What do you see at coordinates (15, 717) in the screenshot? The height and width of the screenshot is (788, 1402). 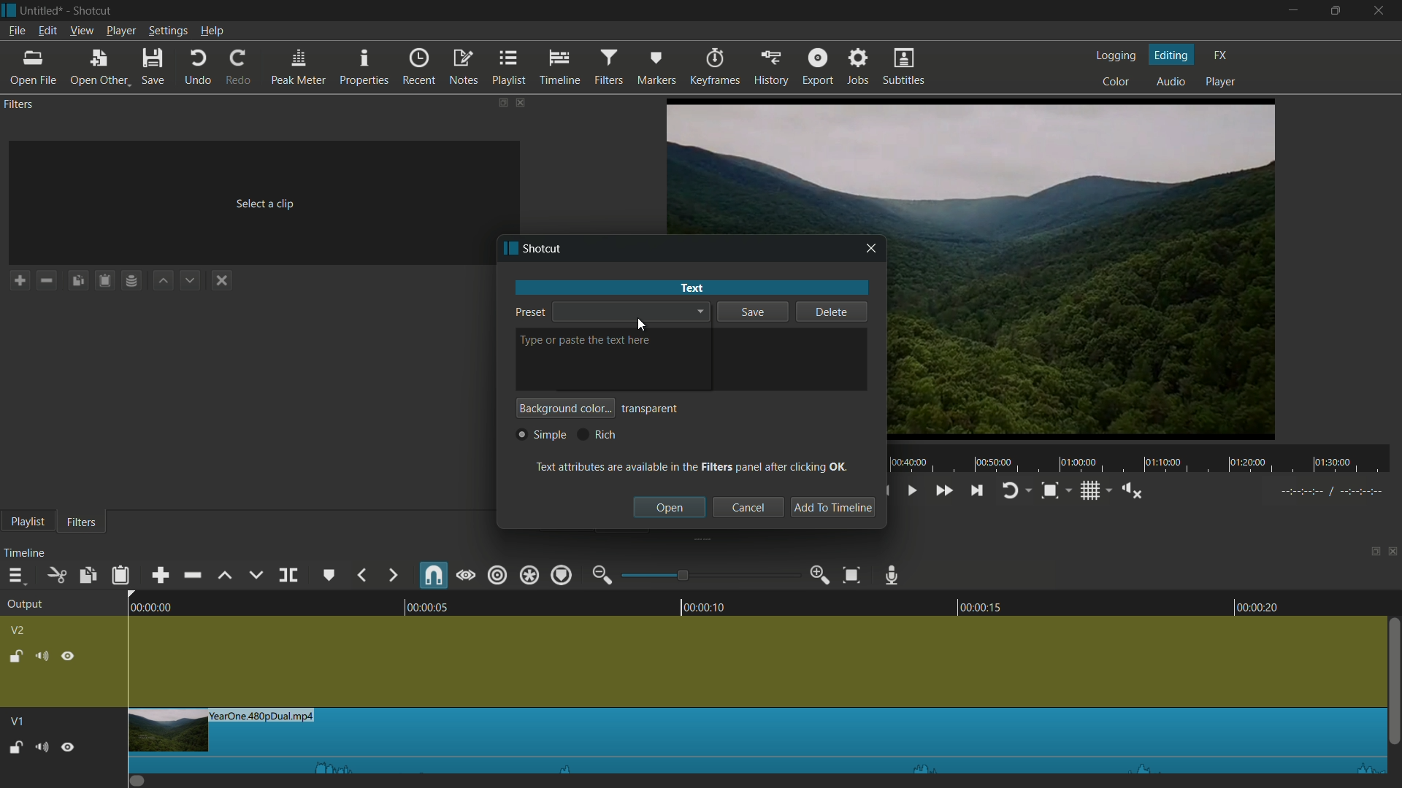 I see `V1` at bounding box center [15, 717].